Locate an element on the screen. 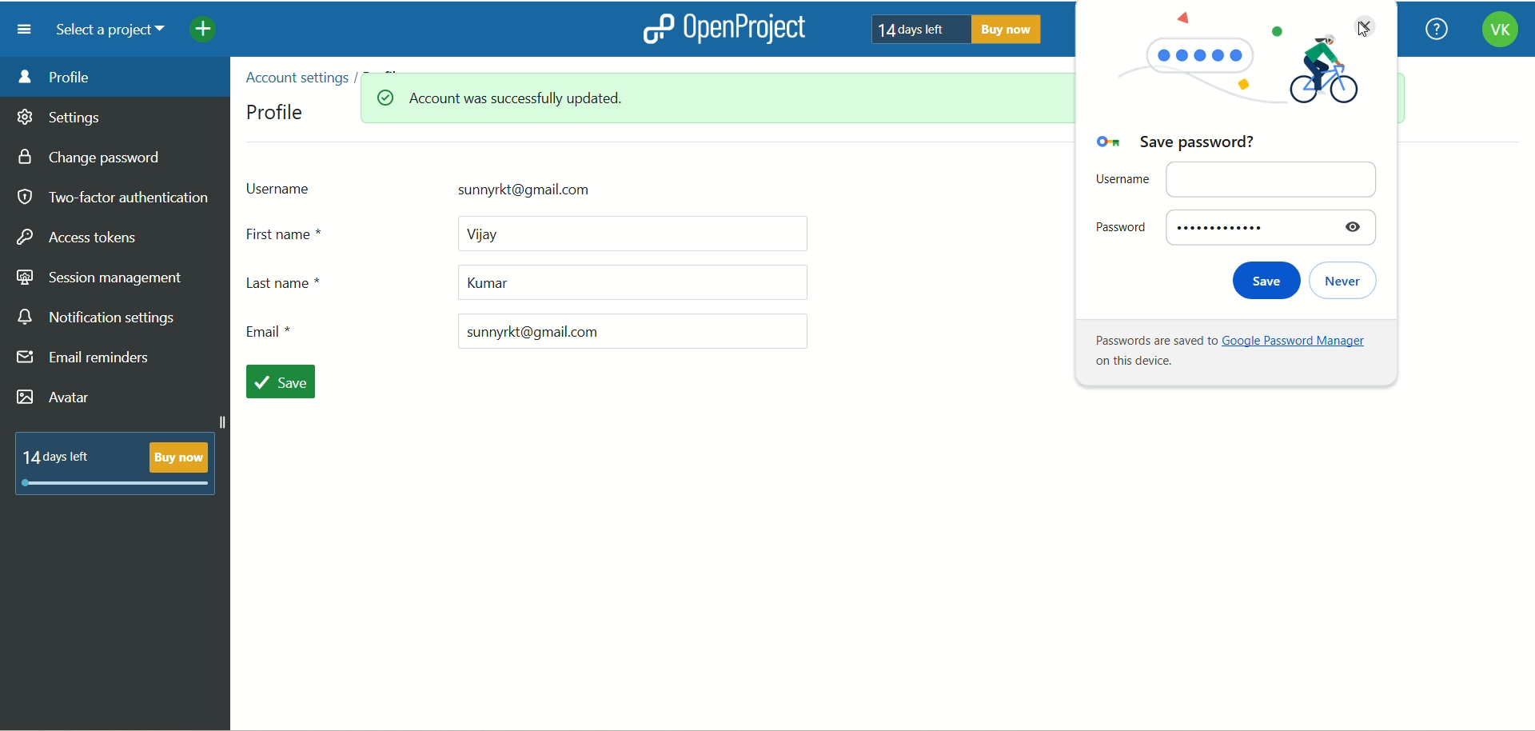 The image size is (1535, 731). password is located at coordinates (1234, 226).